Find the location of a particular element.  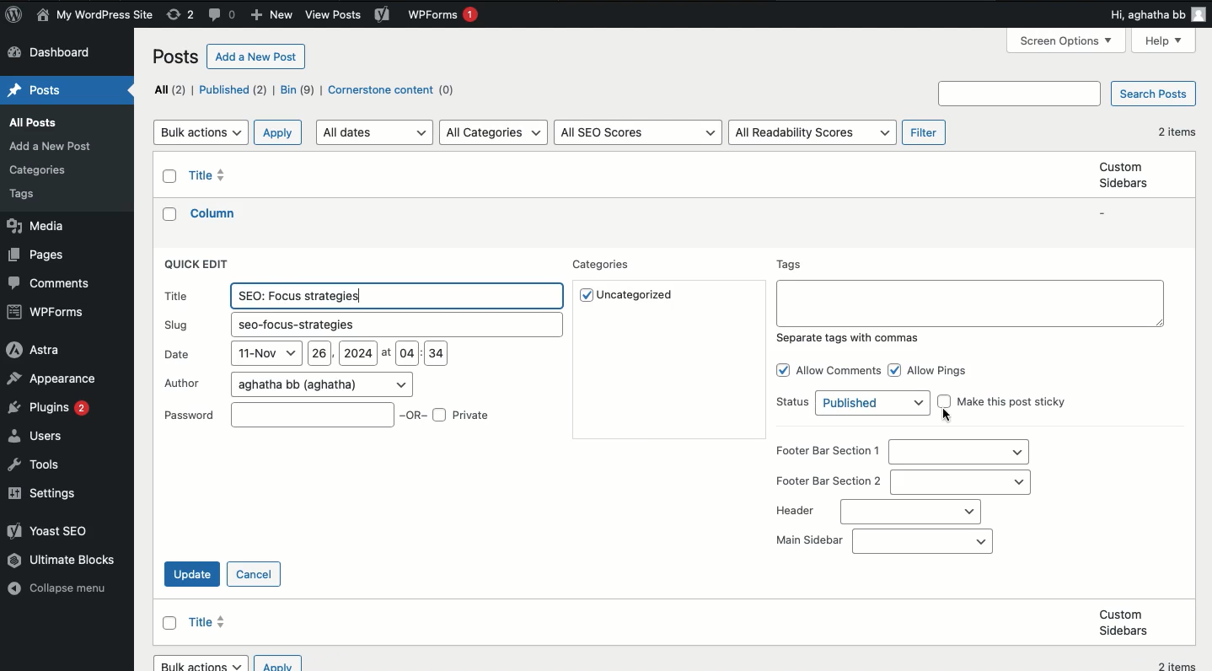

OR Private is located at coordinates (475, 416).